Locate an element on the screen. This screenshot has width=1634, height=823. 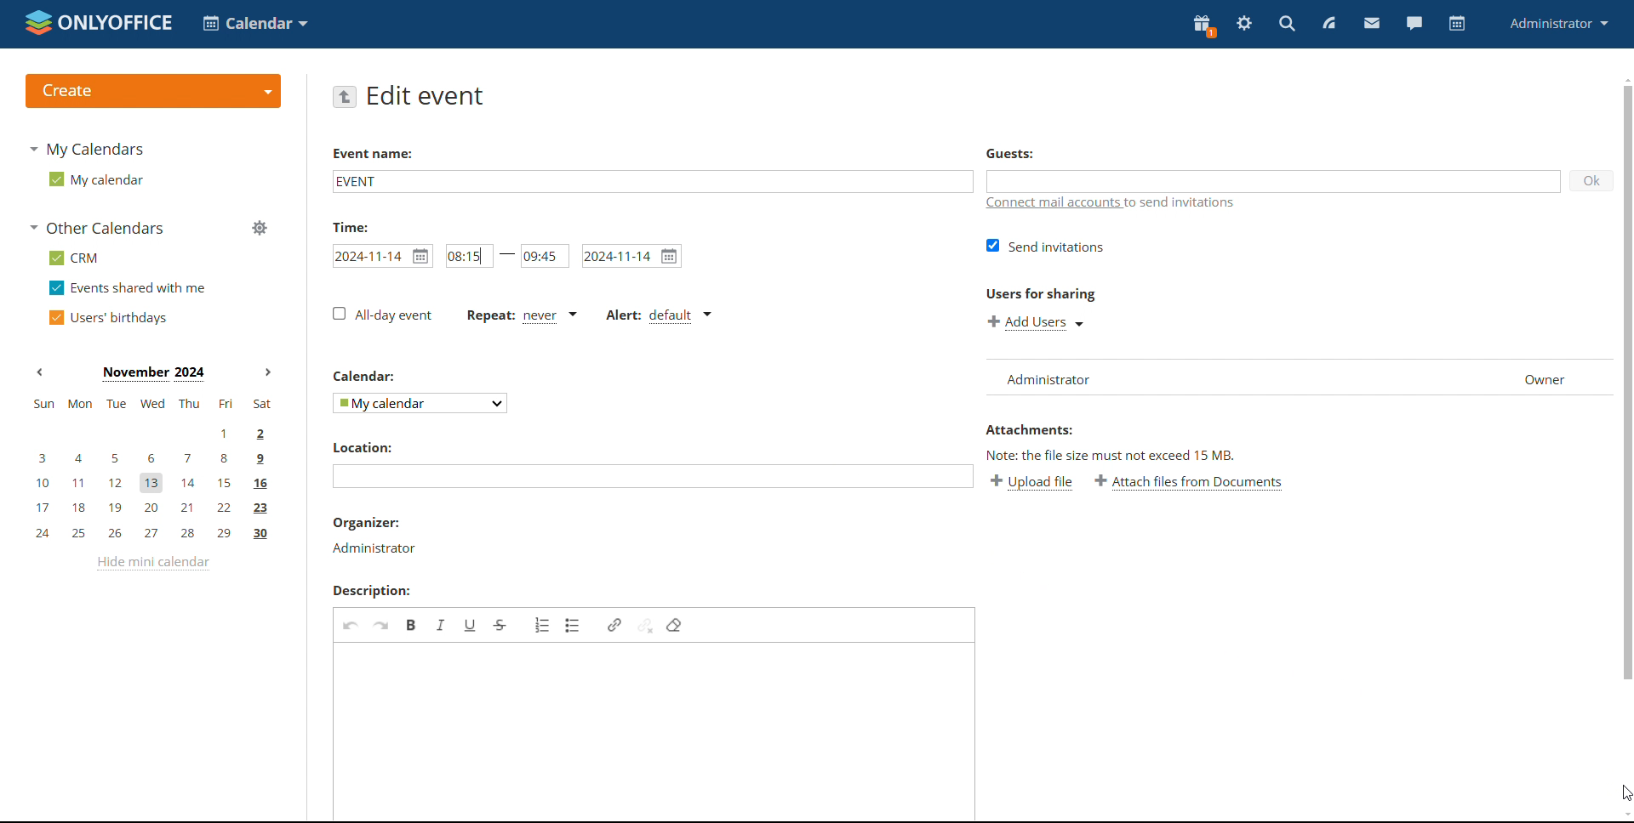
add users for sharing is located at coordinates (1036, 323).